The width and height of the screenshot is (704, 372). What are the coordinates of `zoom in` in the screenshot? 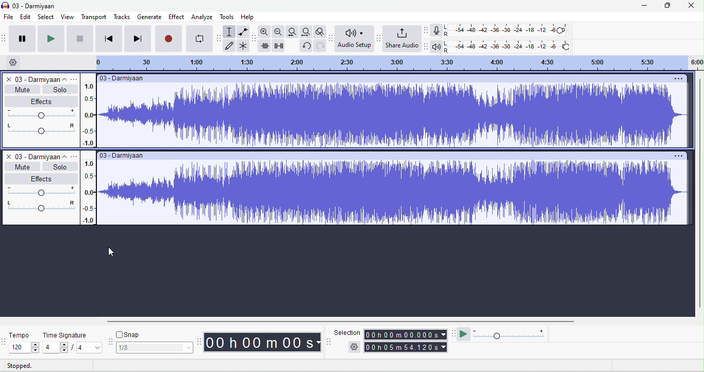 It's located at (264, 32).